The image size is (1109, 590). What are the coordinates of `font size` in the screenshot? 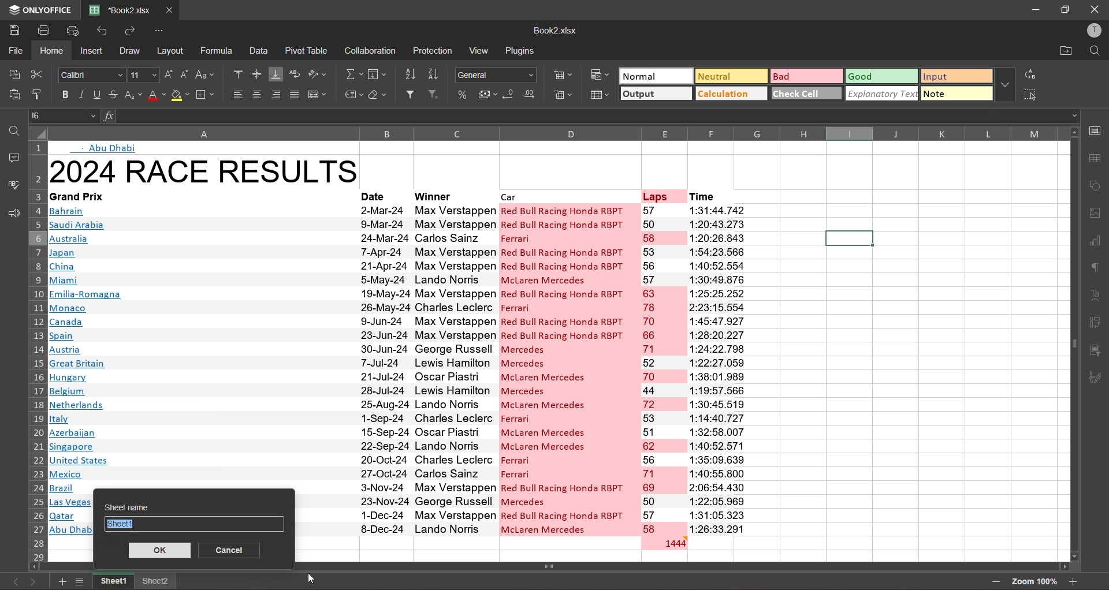 It's located at (144, 74).